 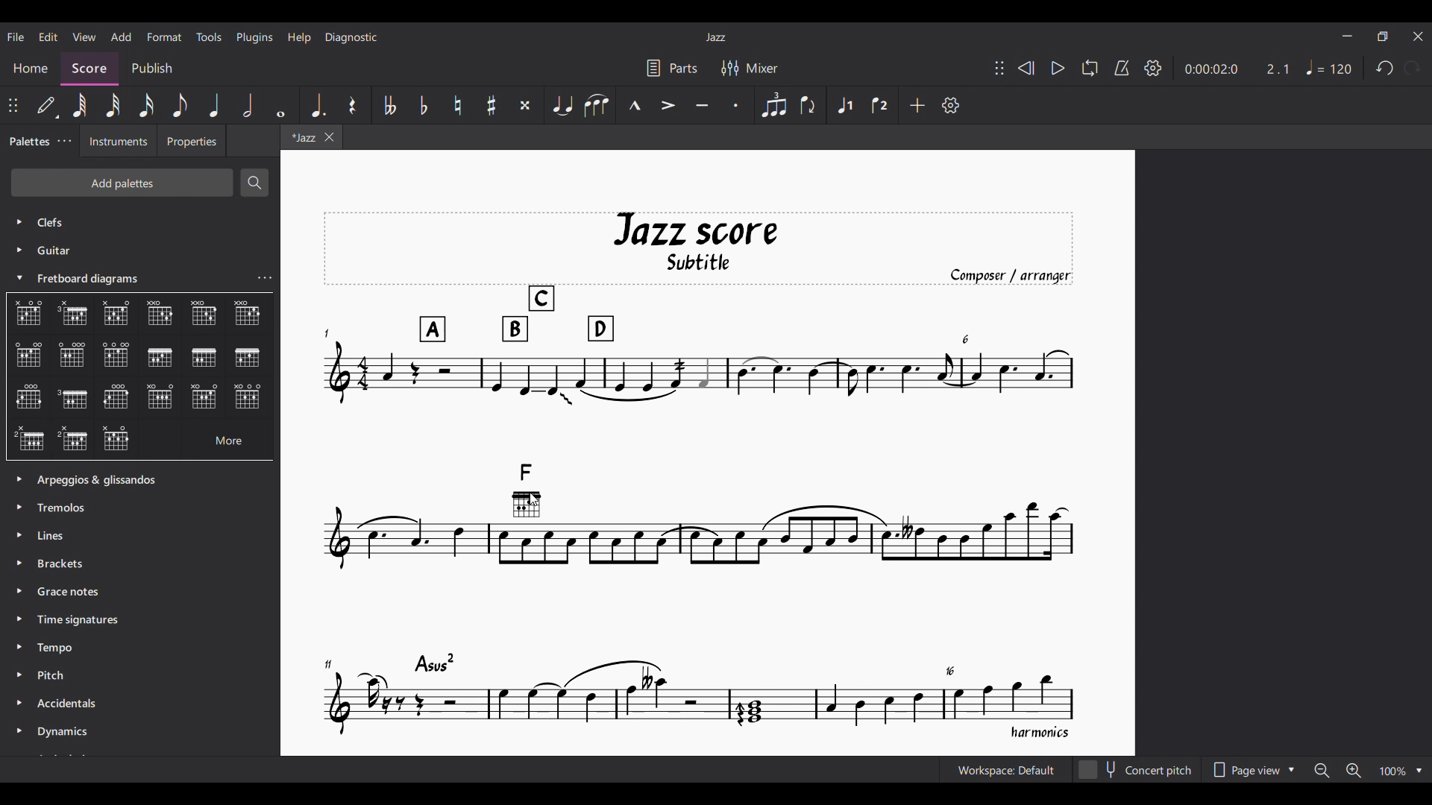 What do you see at coordinates (254, 183) in the screenshot?
I see `Search` at bounding box center [254, 183].